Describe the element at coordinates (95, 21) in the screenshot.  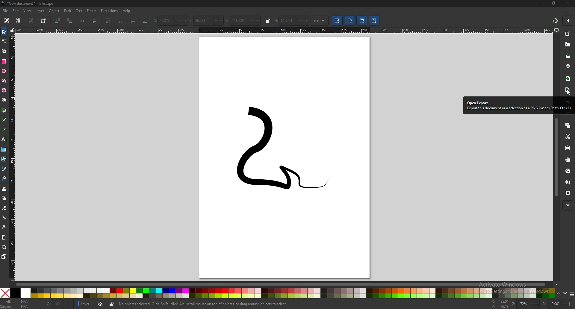
I see `flip horizontally` at that location.